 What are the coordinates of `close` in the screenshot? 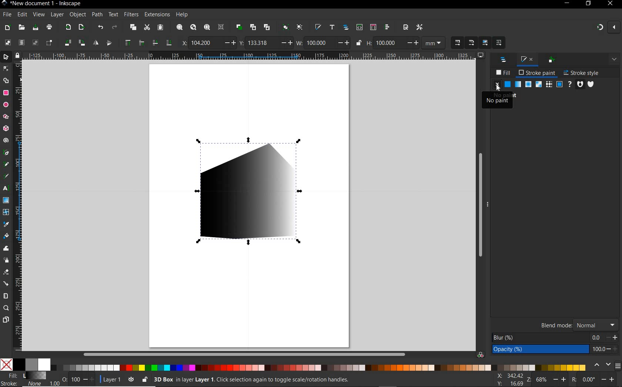 It's located at (615, 28).